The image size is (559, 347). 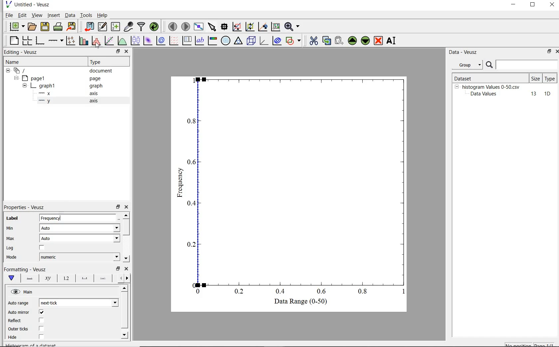 I want to click on tick label, so click(x=66, y=279).